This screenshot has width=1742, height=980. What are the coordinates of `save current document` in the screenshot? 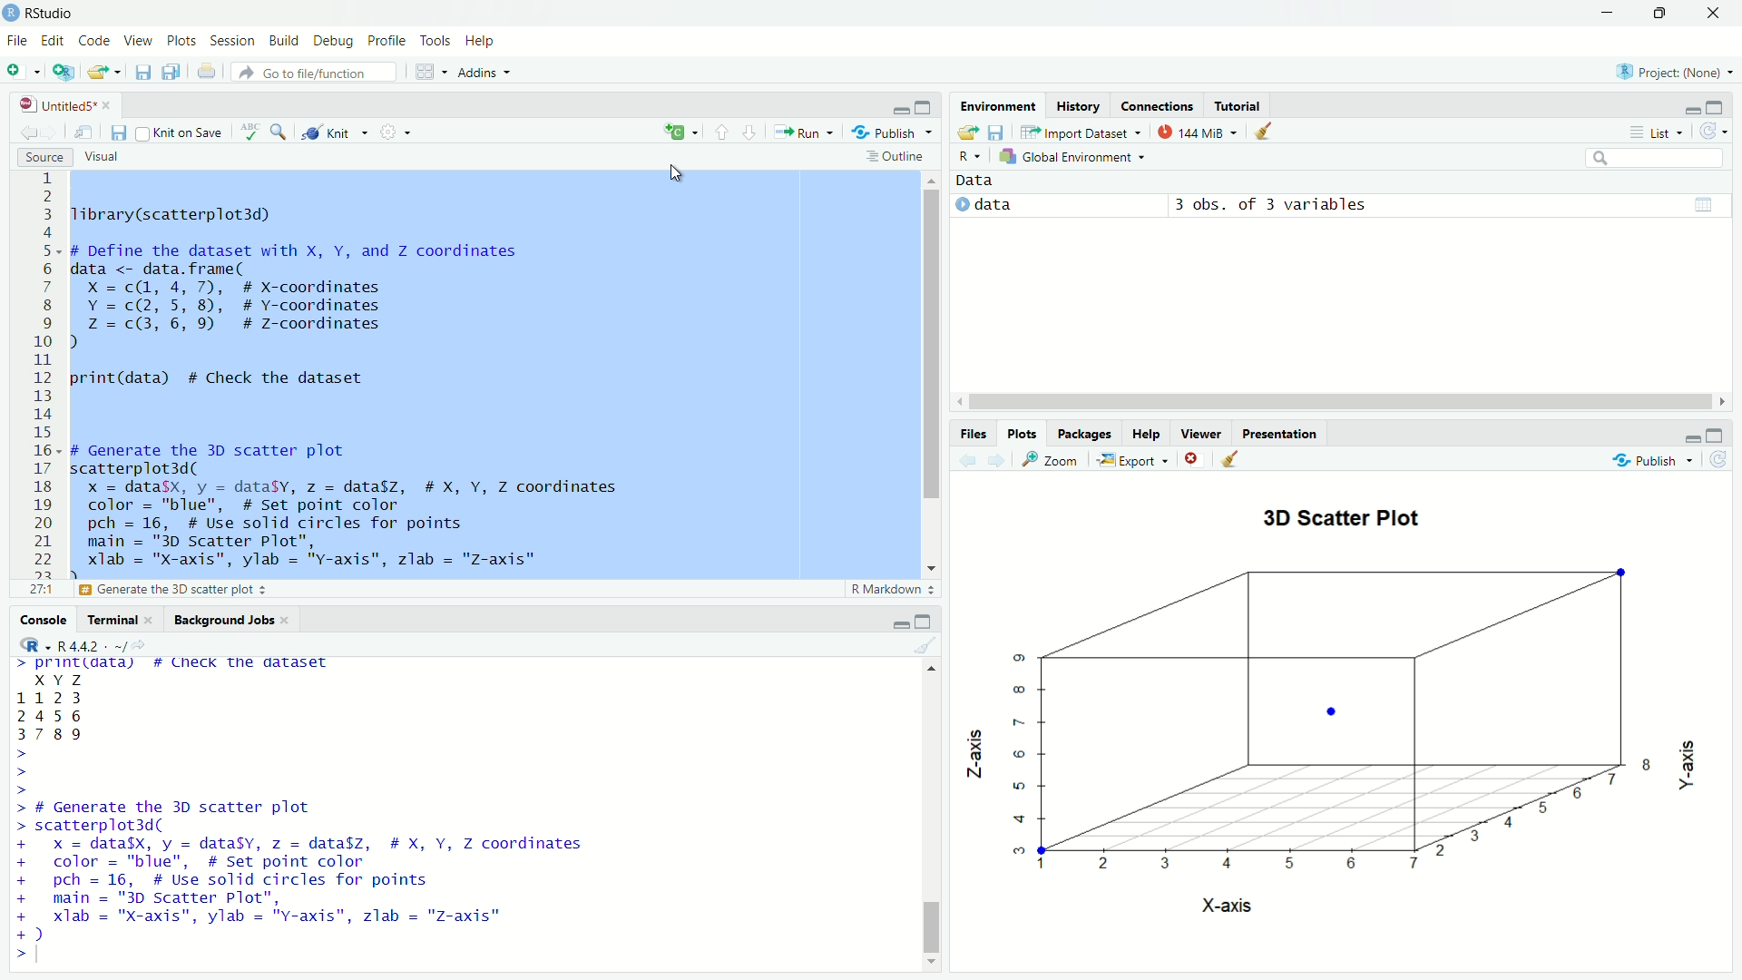 It's located at (141, 74).